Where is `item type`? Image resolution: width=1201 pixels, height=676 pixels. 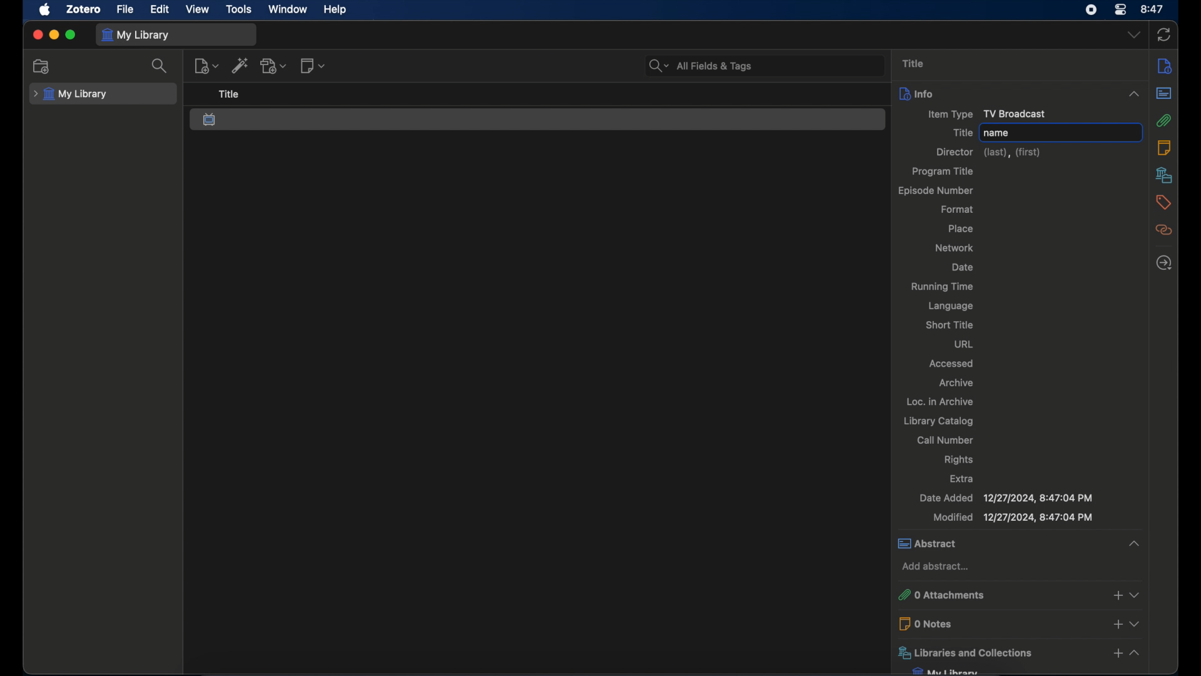
item type is located at coordinates (980, 115).